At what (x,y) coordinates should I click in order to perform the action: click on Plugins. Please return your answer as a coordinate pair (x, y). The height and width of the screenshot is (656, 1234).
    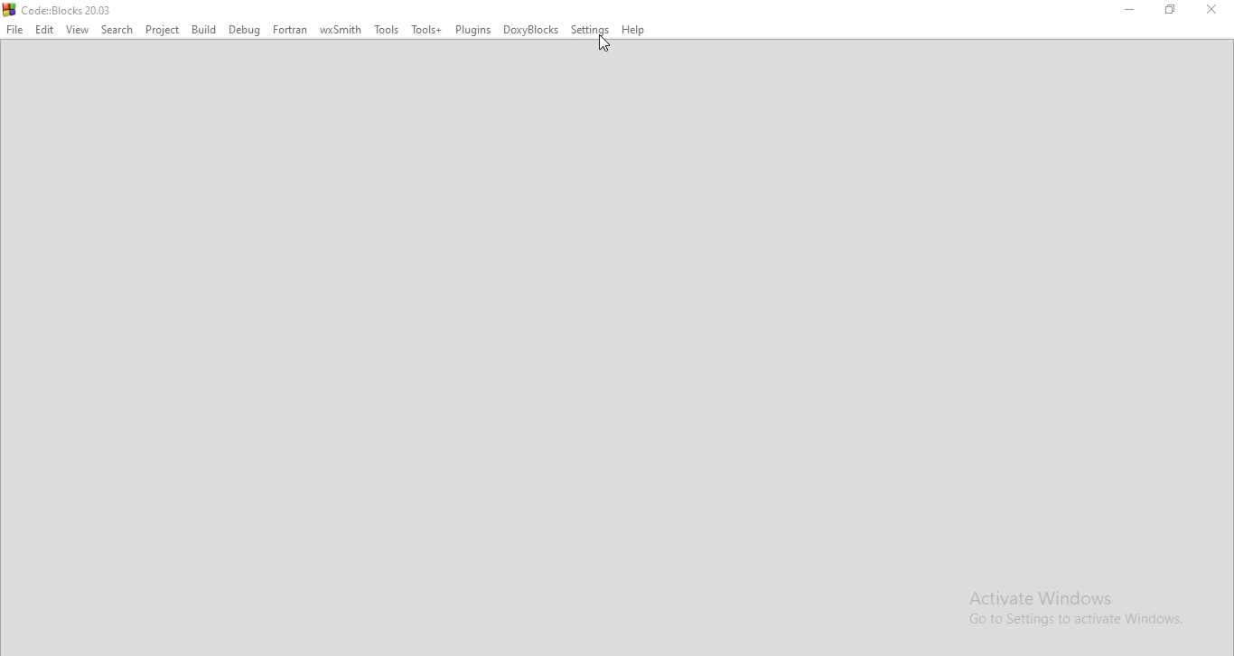
    Looking at the image, I should click on (473, 29).